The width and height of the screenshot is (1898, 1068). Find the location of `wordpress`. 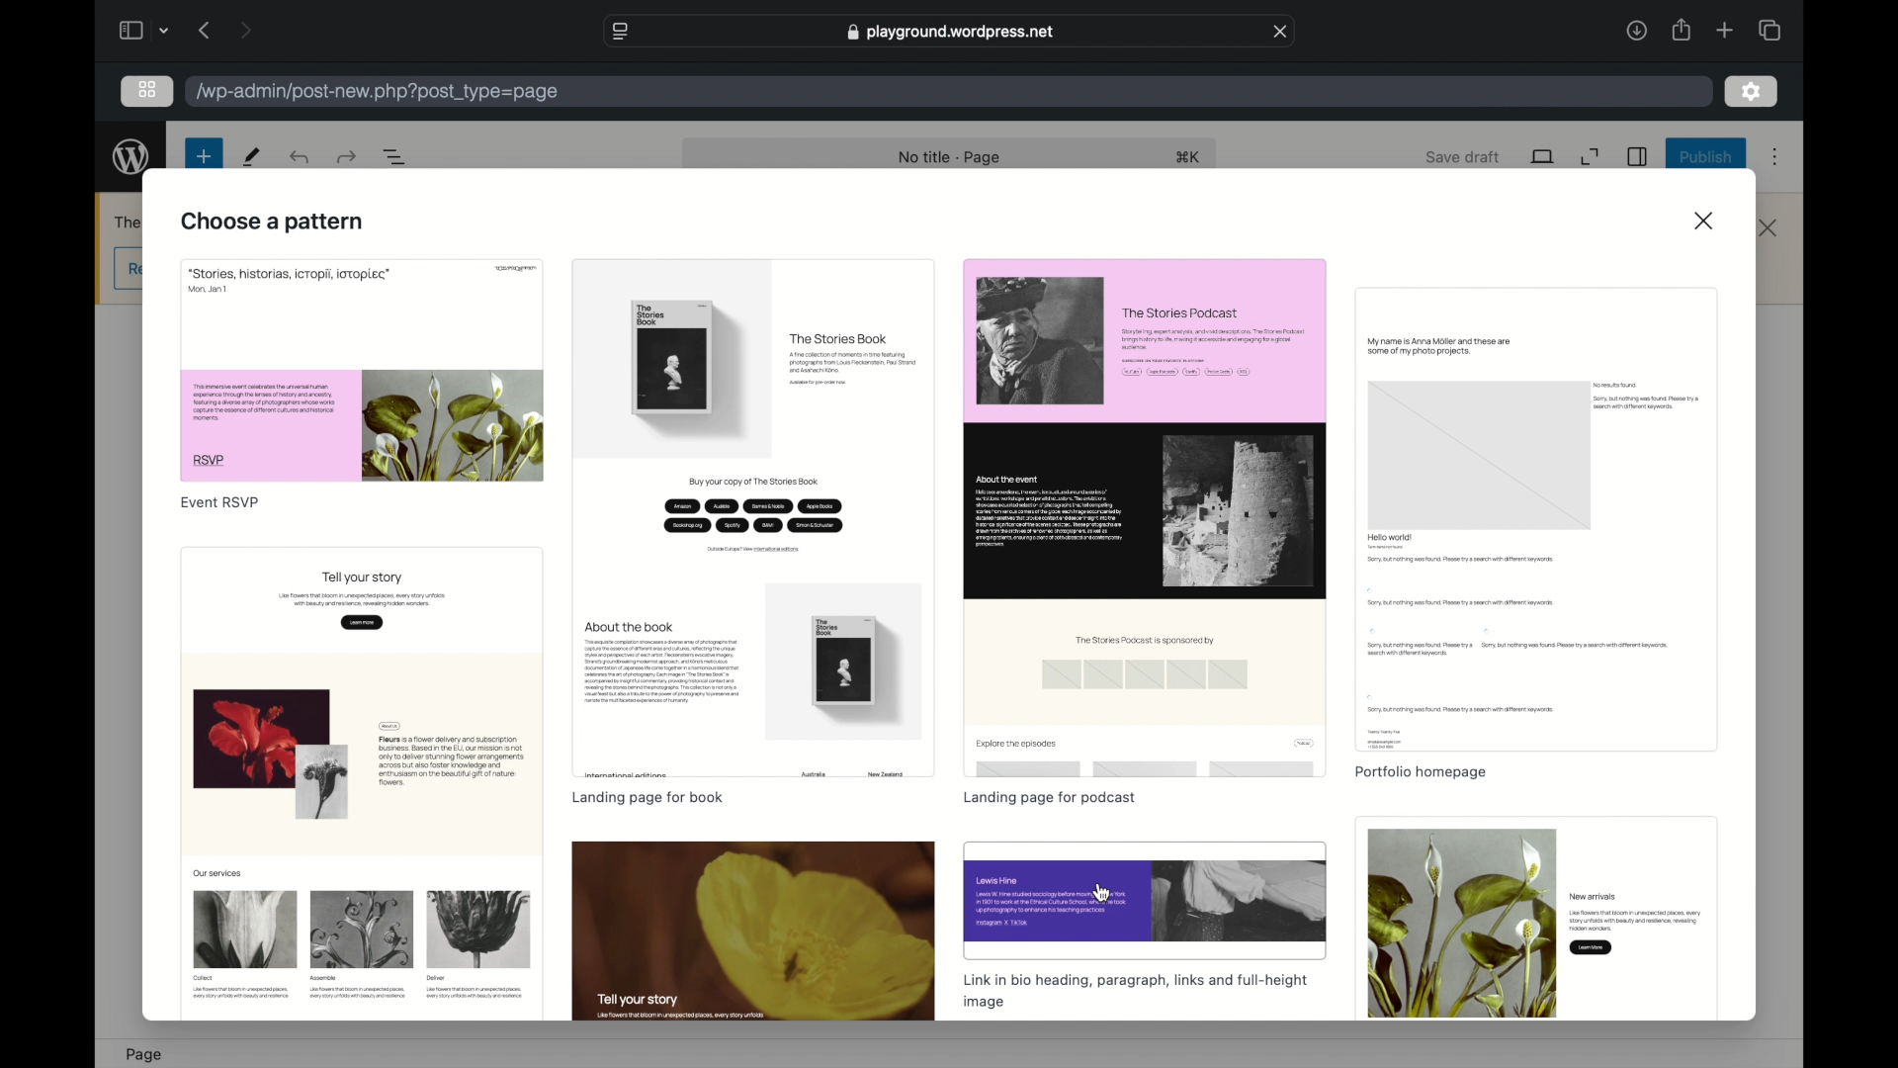

wordpress is located at coordinates (130, 156).